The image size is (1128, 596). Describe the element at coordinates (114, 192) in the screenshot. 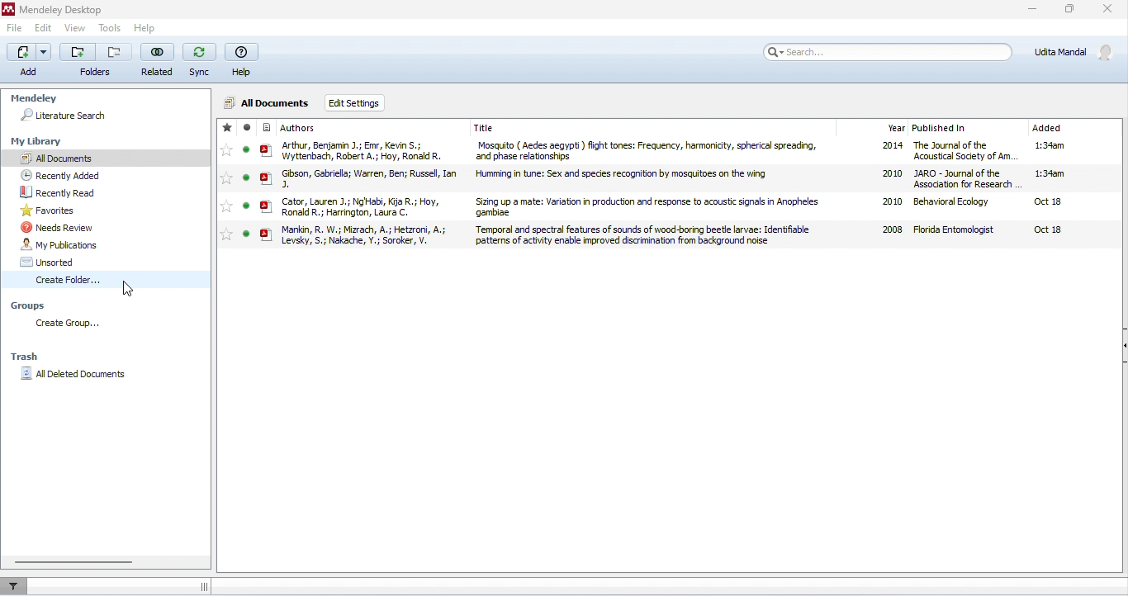

I see `recently read` at that location.